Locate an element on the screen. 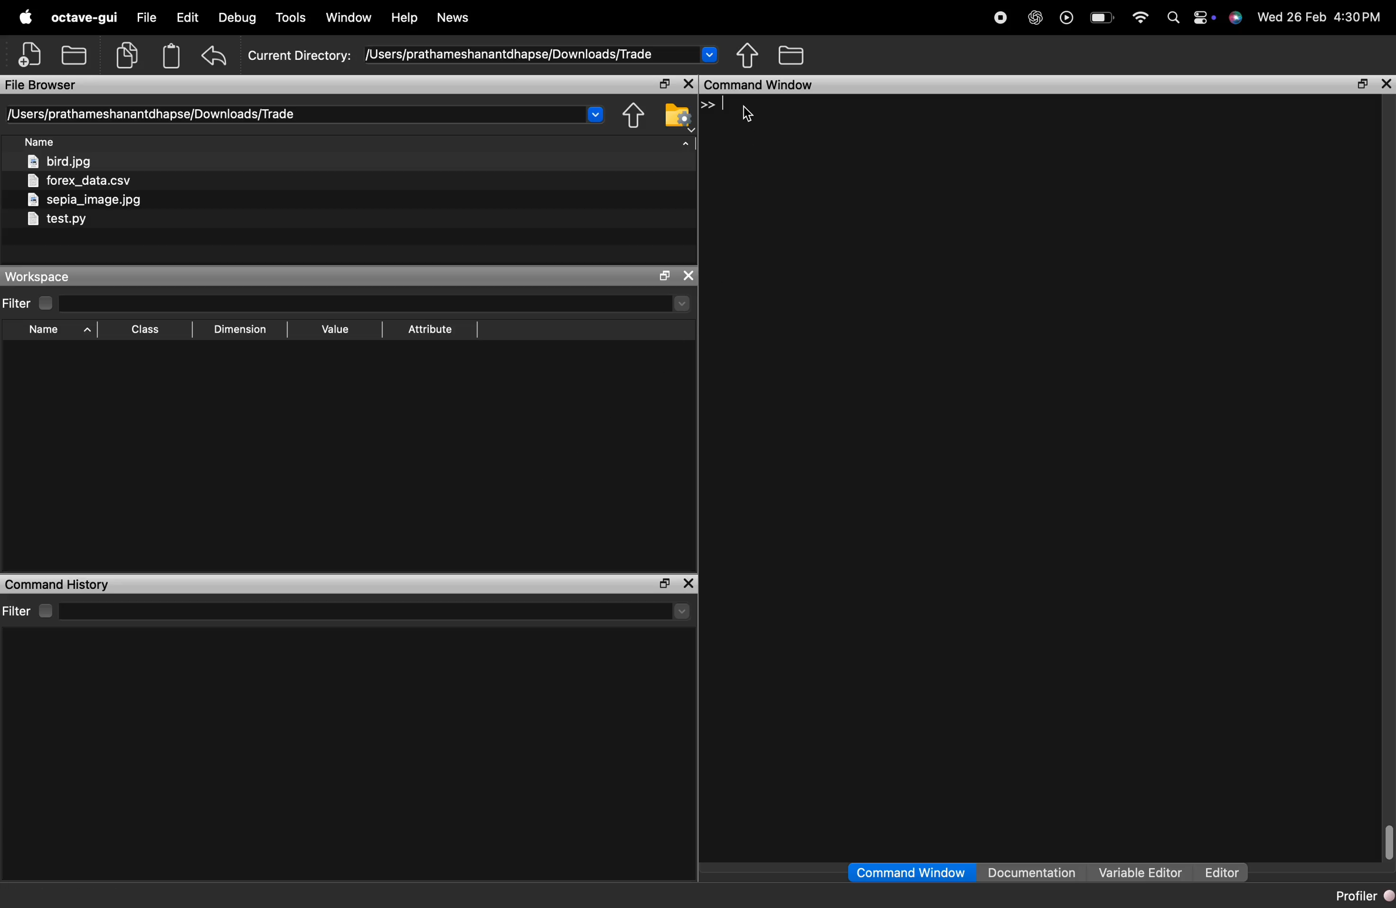 The image size is (1396, 908).  bird.jpg is located at coordinates (60, 160).